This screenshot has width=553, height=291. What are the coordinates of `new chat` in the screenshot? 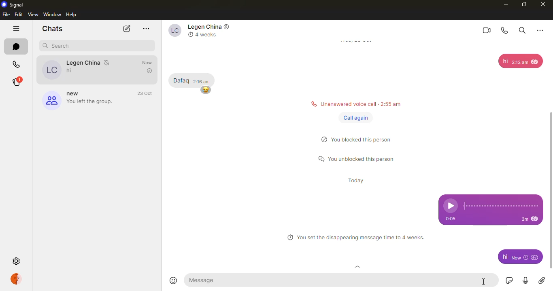 It's located at (125, 29).